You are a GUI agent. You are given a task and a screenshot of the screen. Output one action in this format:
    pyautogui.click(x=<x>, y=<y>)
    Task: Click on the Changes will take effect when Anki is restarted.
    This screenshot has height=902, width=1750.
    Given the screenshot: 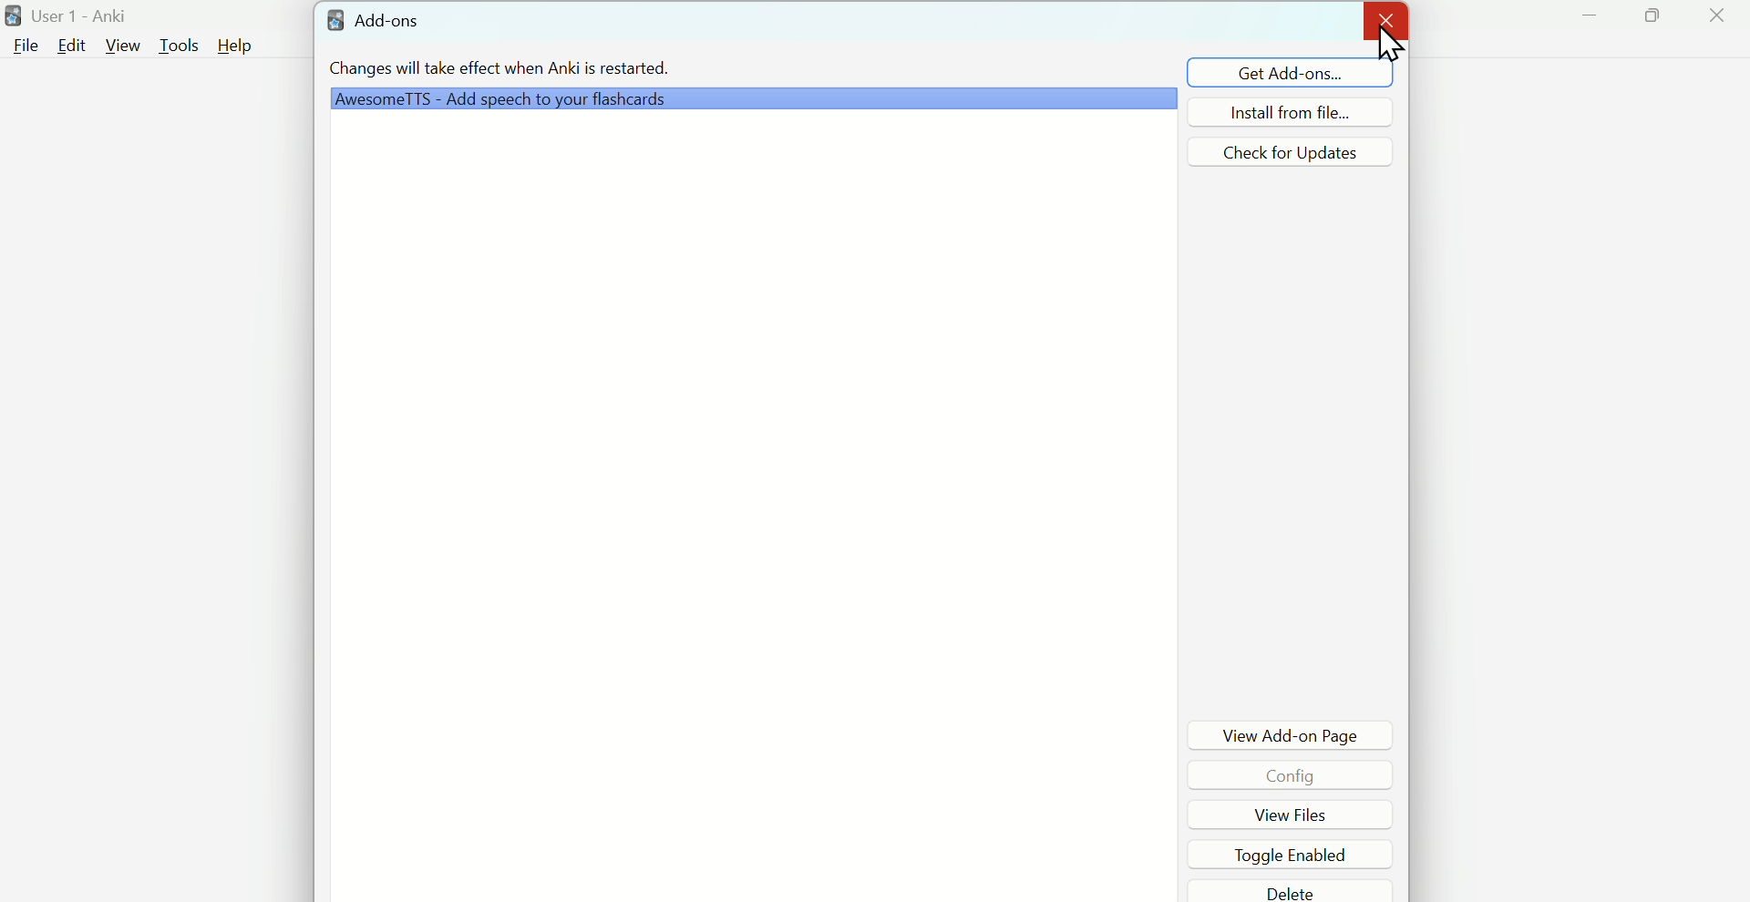 What is the action you would take?
    pyautogui.click(x=497, y=72)
    